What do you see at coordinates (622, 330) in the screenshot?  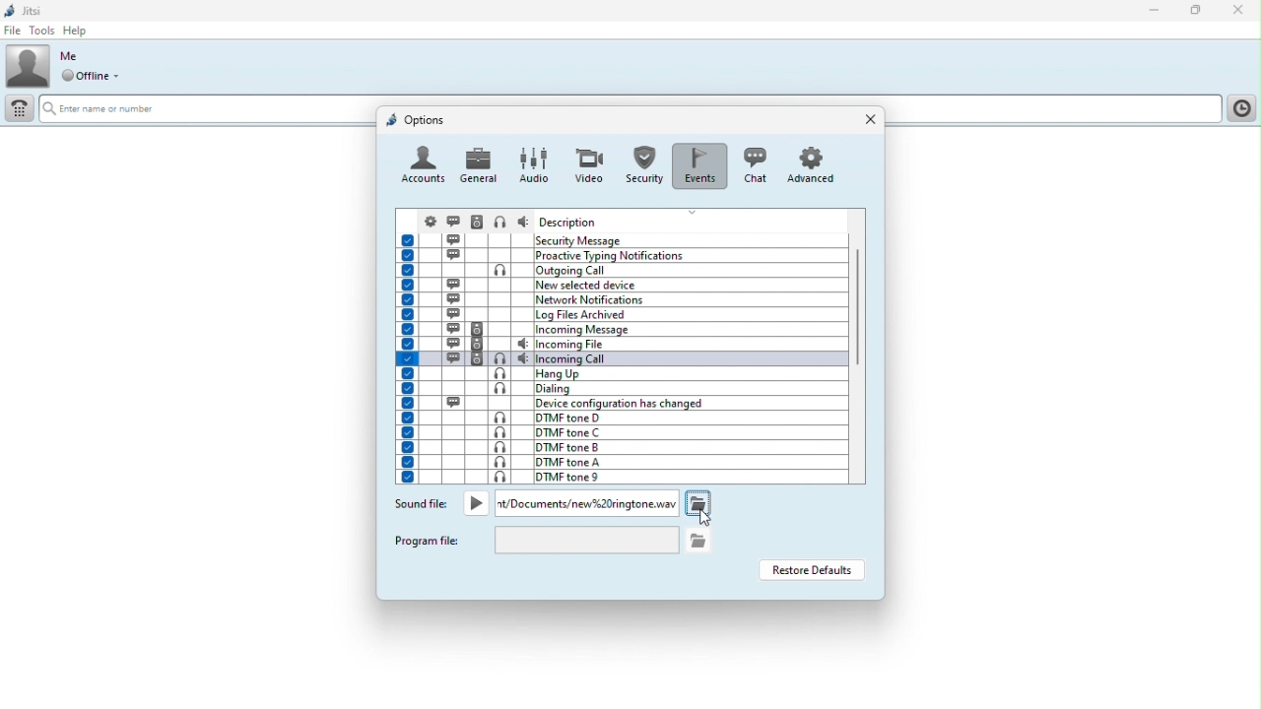 I see `incoming message ` at bounding box center [622, 330].